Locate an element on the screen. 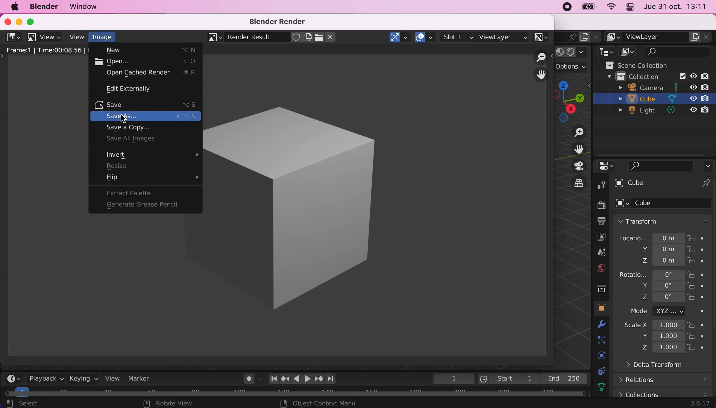  editor type is located at coordinates (13, 378).